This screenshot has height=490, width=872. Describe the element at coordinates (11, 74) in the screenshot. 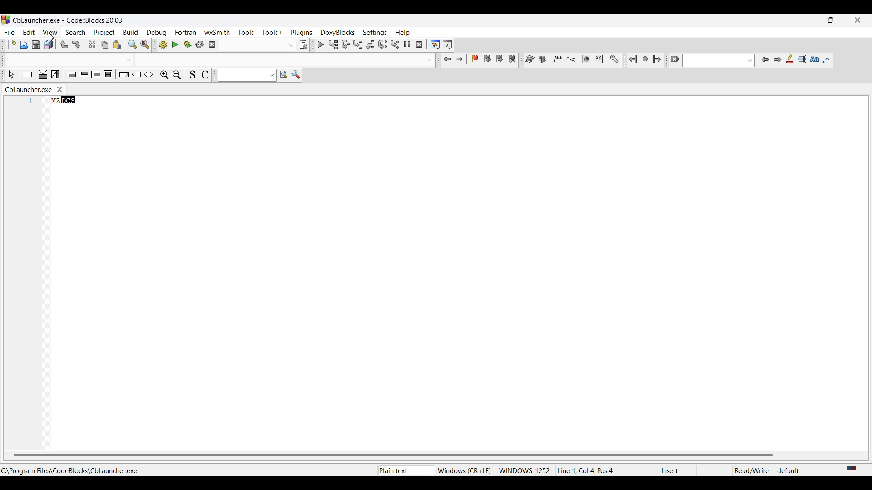

I see `Select` at that location.